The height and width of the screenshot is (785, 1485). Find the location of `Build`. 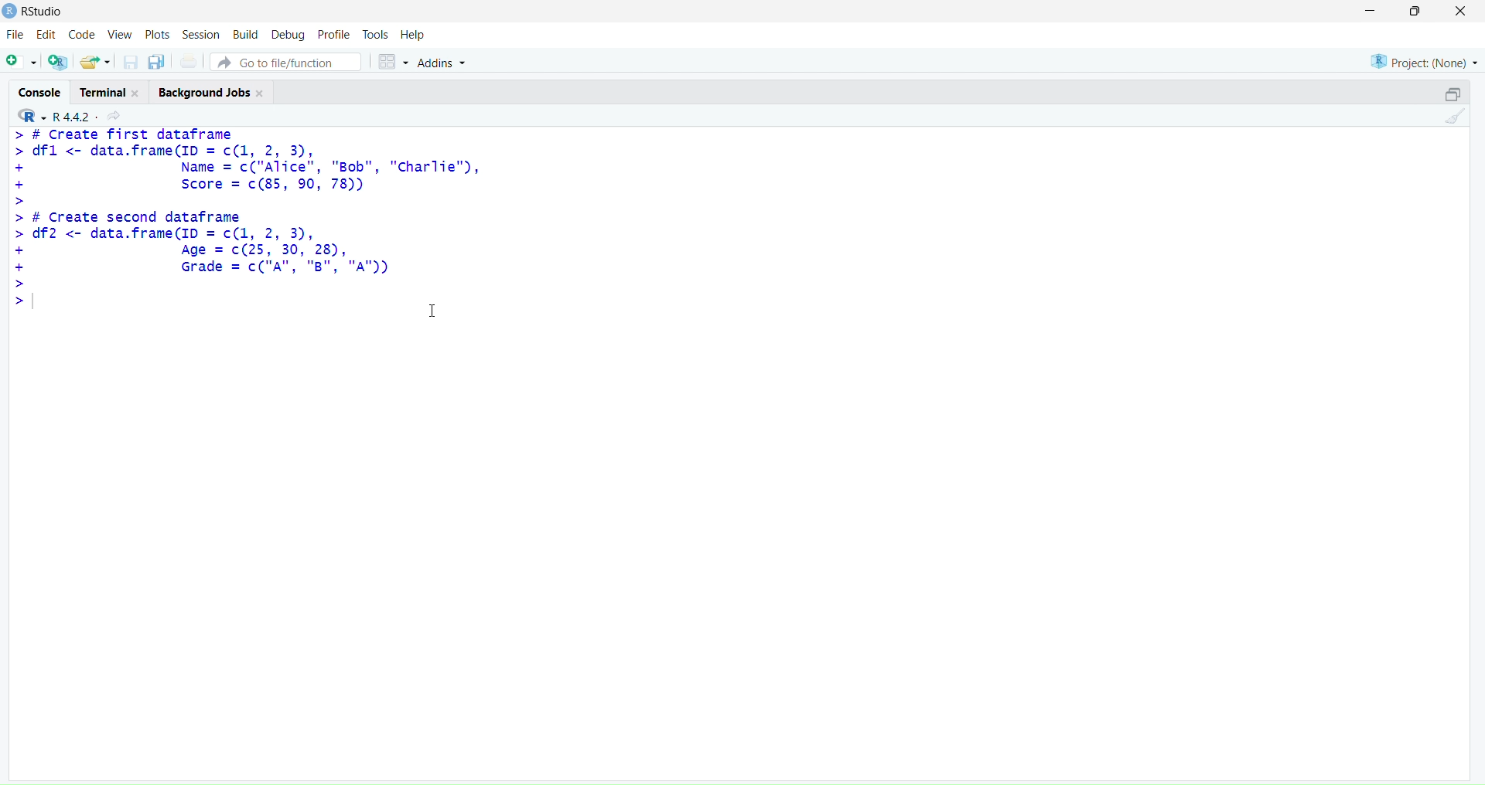

Build is located at coordinates (247, 34).